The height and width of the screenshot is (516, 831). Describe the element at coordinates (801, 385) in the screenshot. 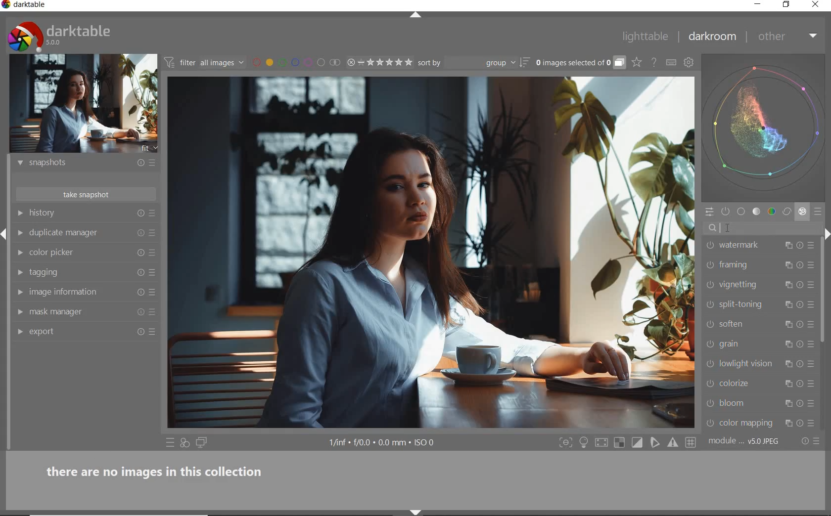

I see `reset` at that location.